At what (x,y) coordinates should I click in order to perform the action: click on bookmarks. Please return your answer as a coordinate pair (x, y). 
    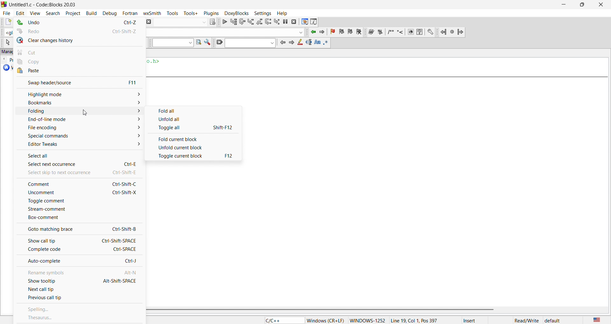
    Looking at the image, I should click on (78, 103).